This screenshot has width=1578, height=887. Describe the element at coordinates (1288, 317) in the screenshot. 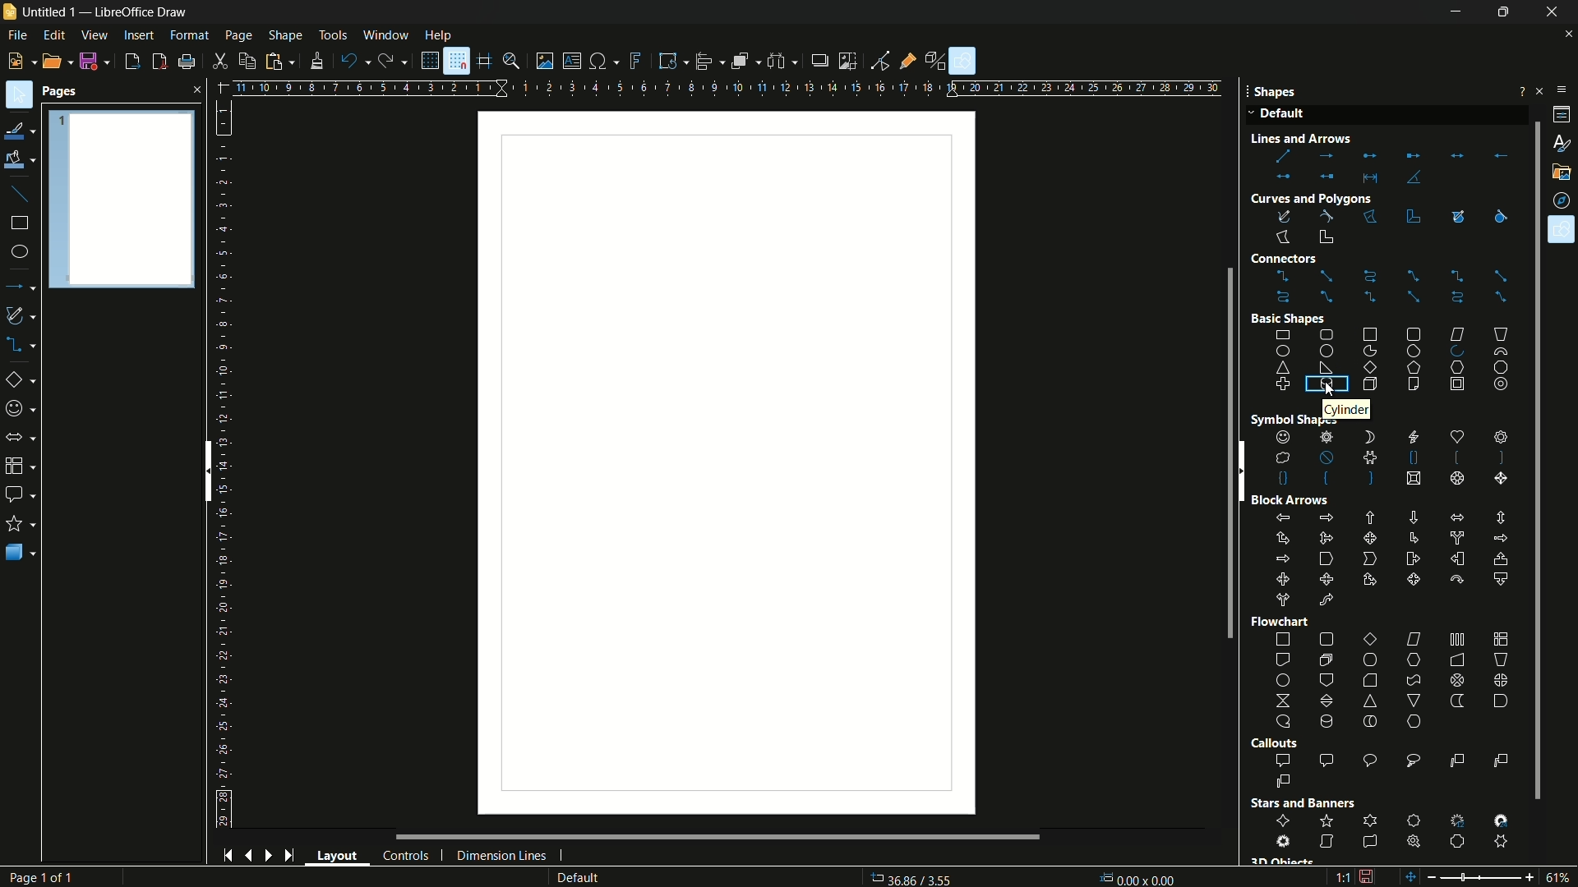

I see `Basic shape` at that location.